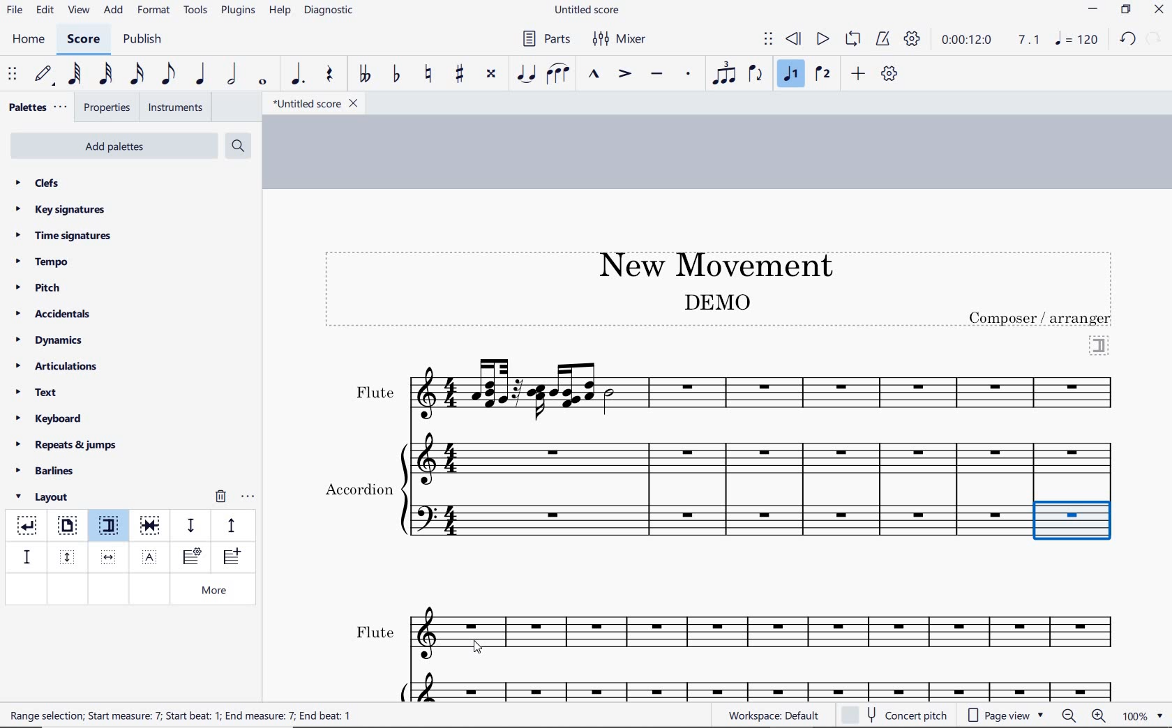  I want to click on close, so click(1159, 11).